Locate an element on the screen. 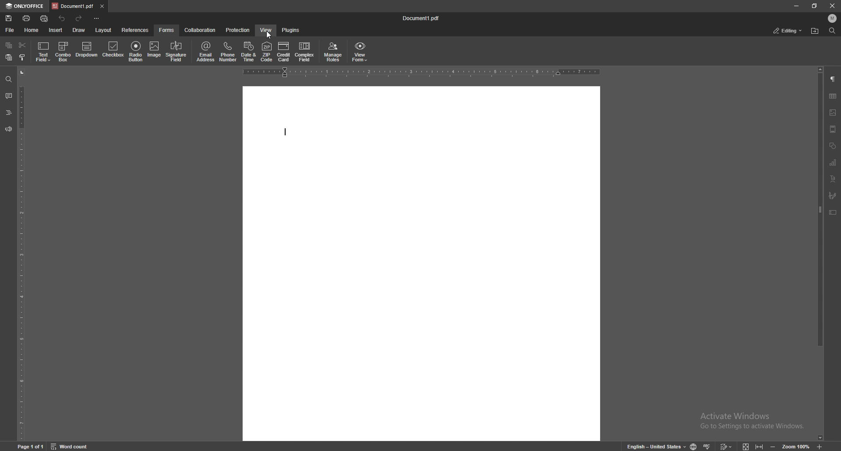  plugins is located at coordinates (291, 30).